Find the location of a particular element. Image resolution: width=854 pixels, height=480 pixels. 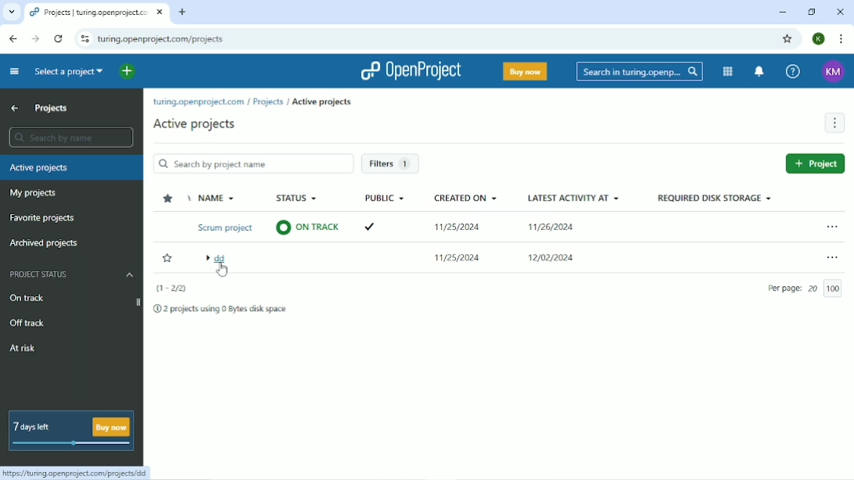

Status is located at coordinates (310, 217).